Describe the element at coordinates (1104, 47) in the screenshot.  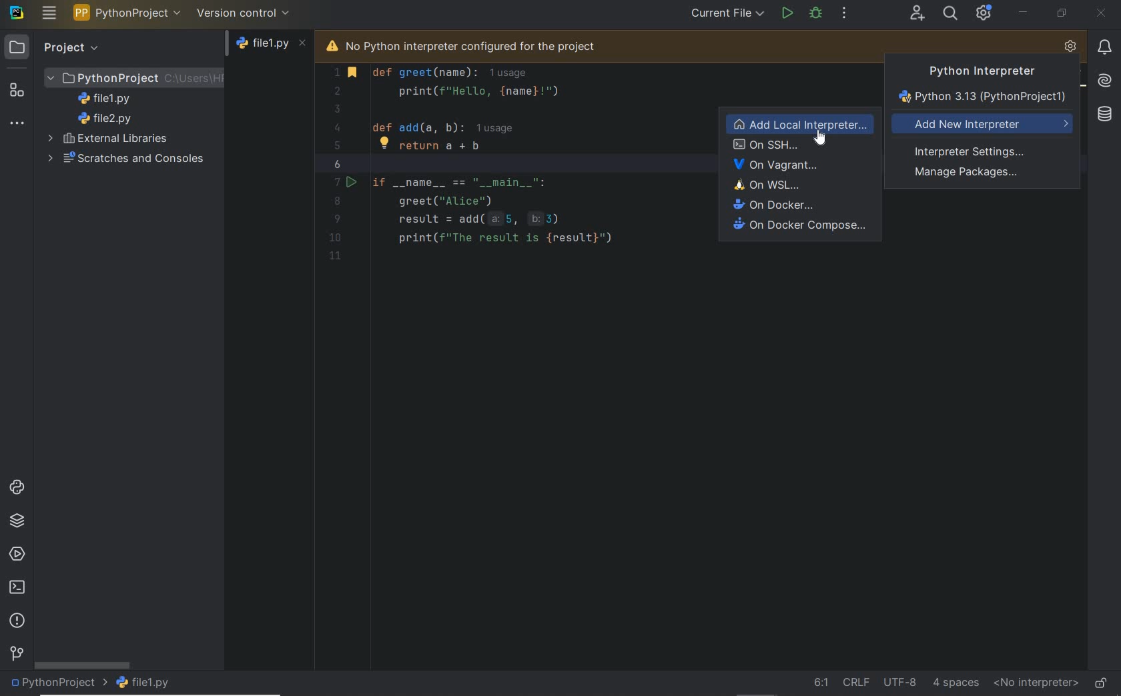
I see `notifications` at that location.